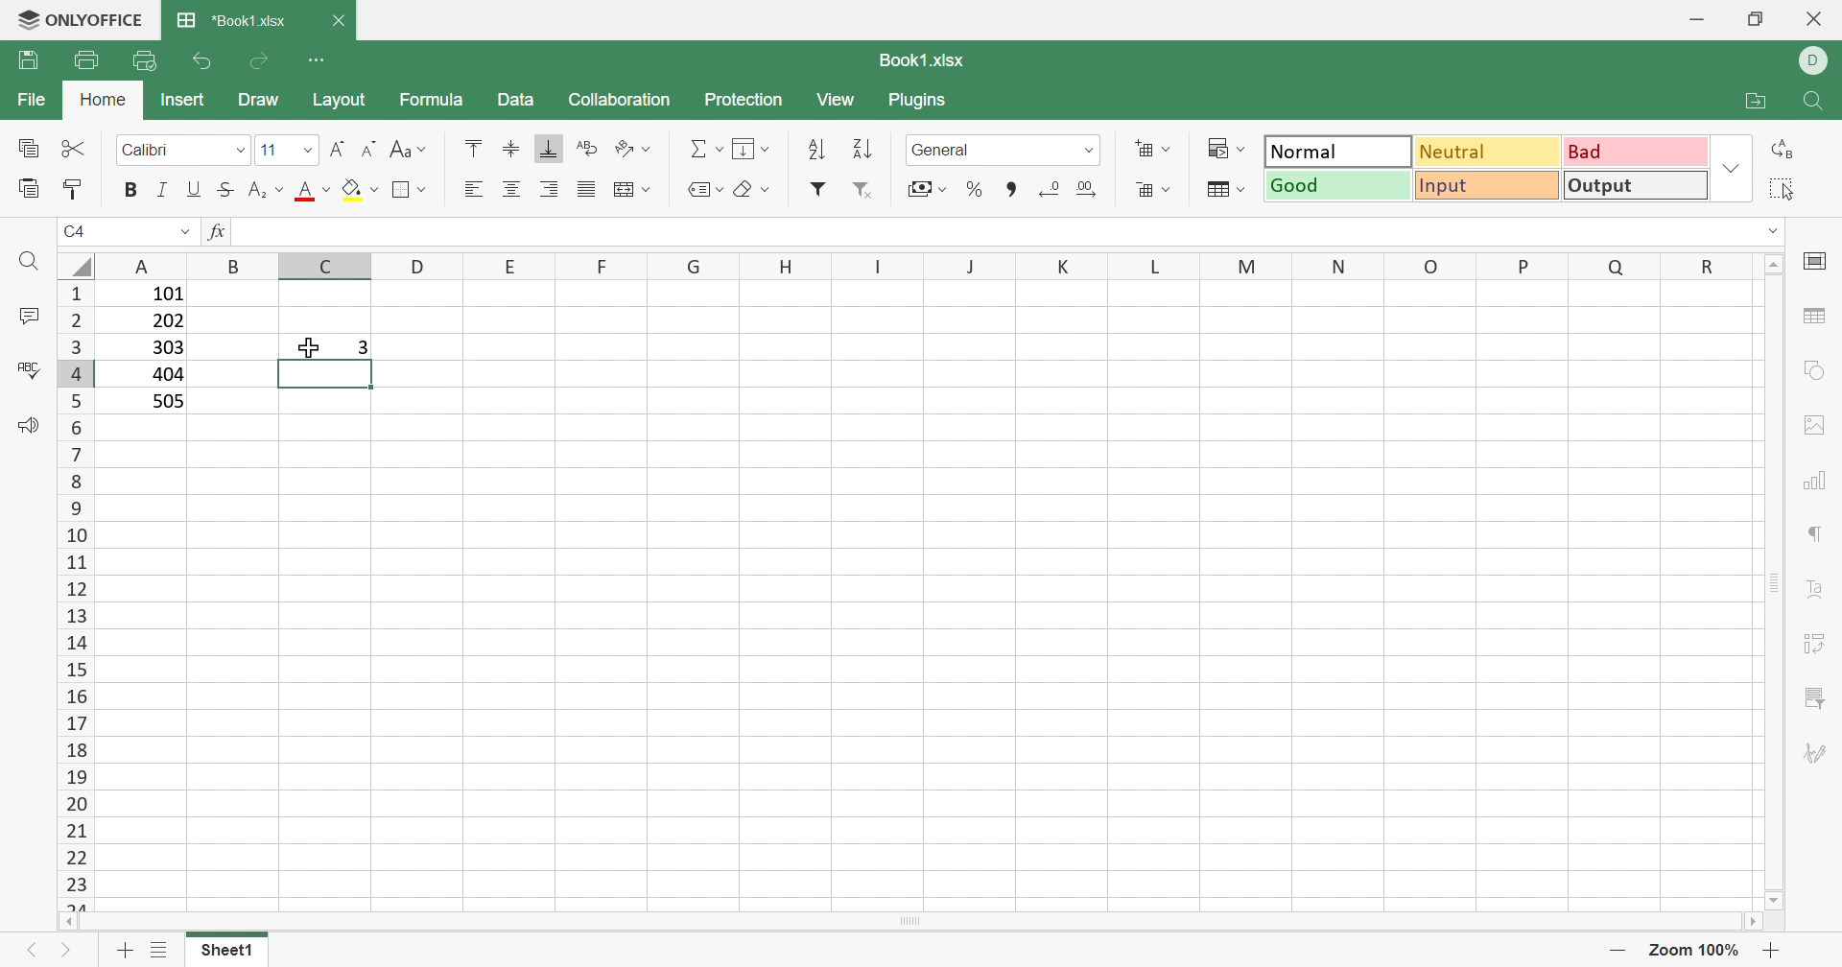 The image size is (1842, 967). I want to click on Drop Down, so click(1731, 168).